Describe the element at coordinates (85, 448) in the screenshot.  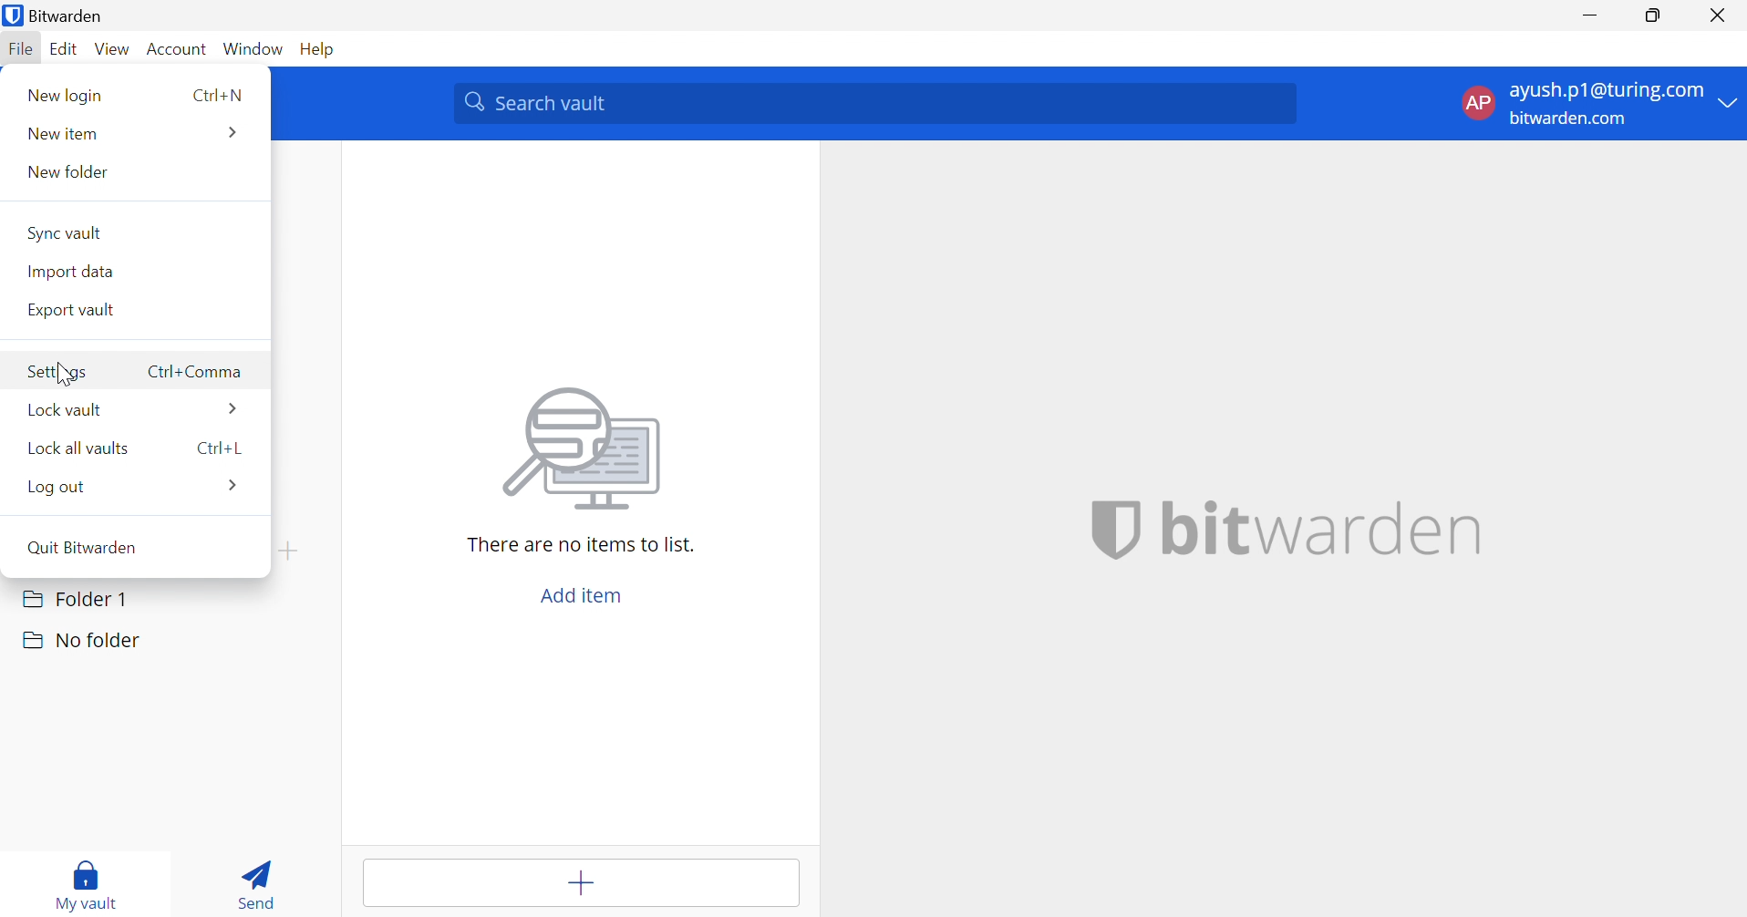
I see `Local vaults` at that location.